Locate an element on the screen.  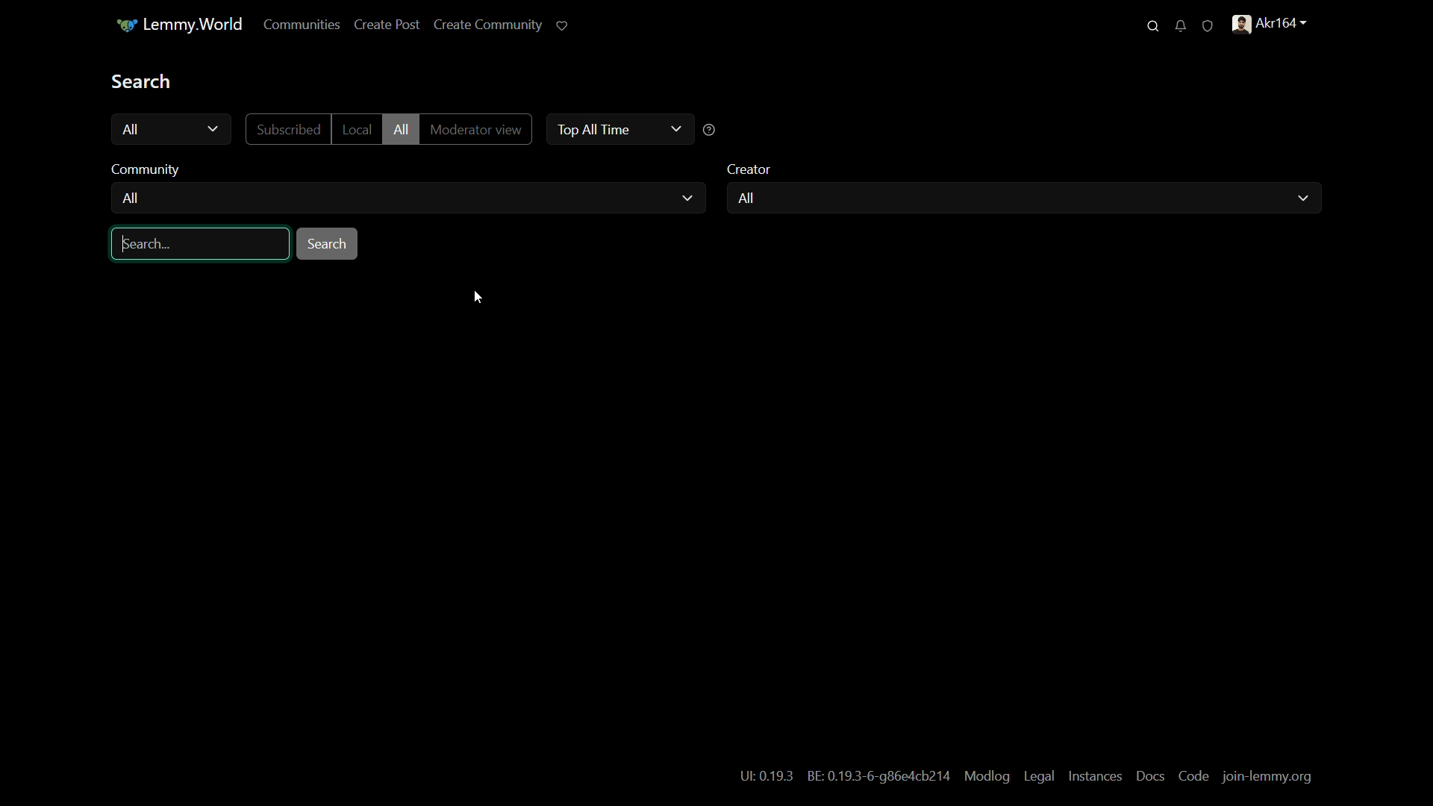
dropdown is located at coordinates (213, 130).